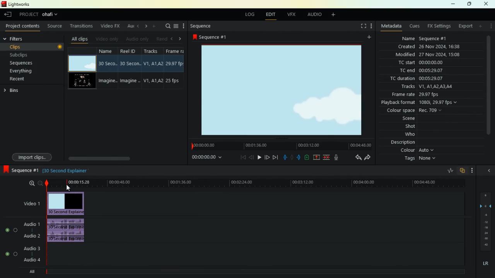  What do you see at coordinates (259, 158) in the screenshot?
I see `play` at bounding box center [259, 158].